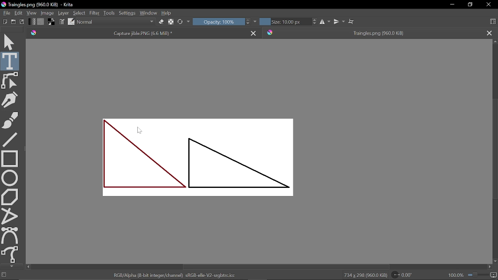 This screenshot has height=280, width=498. Describe the element at coordinates (5, 13) in the screenshot. I see `File` at that location.